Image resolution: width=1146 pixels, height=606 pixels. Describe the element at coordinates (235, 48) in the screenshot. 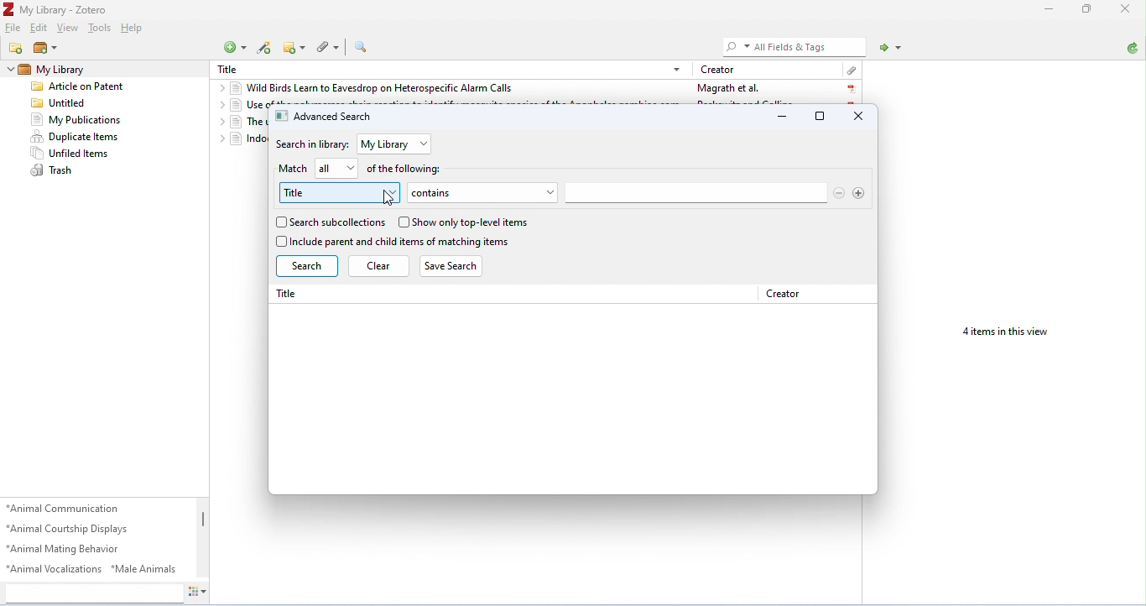

I see `new item` at that location.